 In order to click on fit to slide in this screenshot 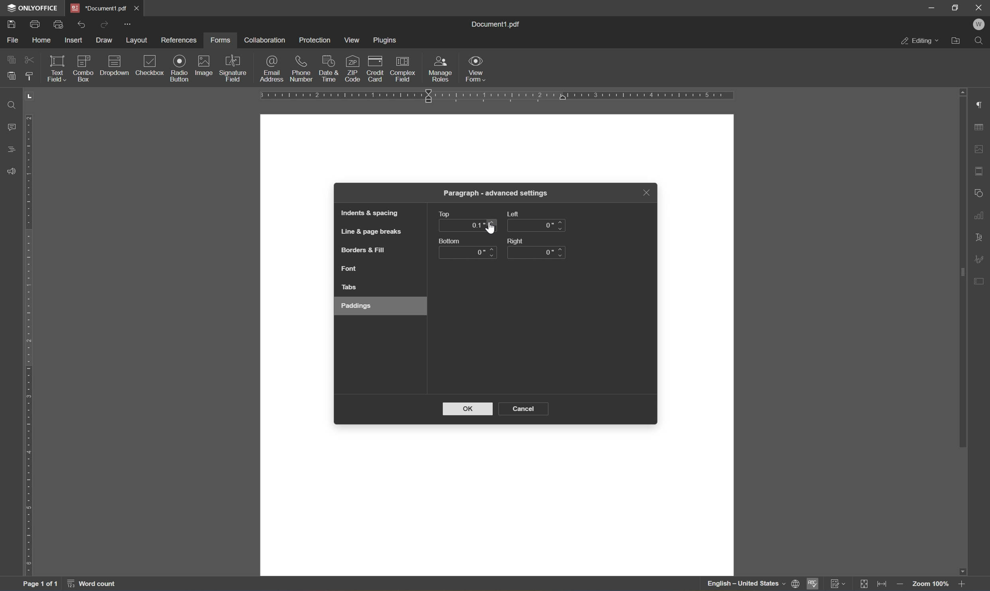, I will do `click(864, 584)`.